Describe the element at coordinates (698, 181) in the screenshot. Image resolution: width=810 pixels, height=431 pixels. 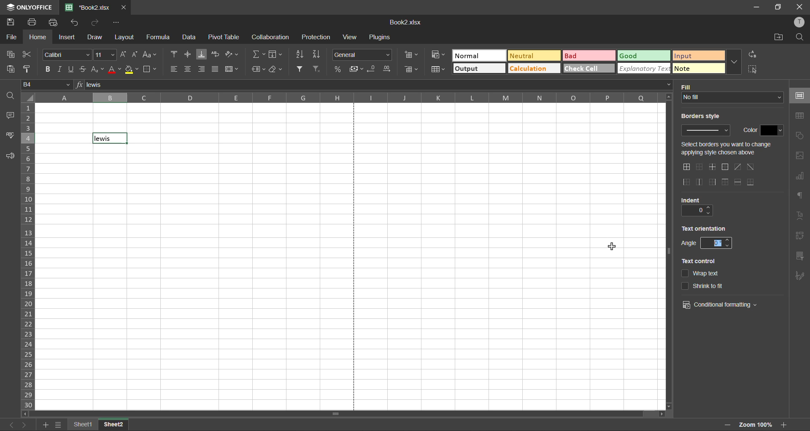
I see `only middle border` at that location.